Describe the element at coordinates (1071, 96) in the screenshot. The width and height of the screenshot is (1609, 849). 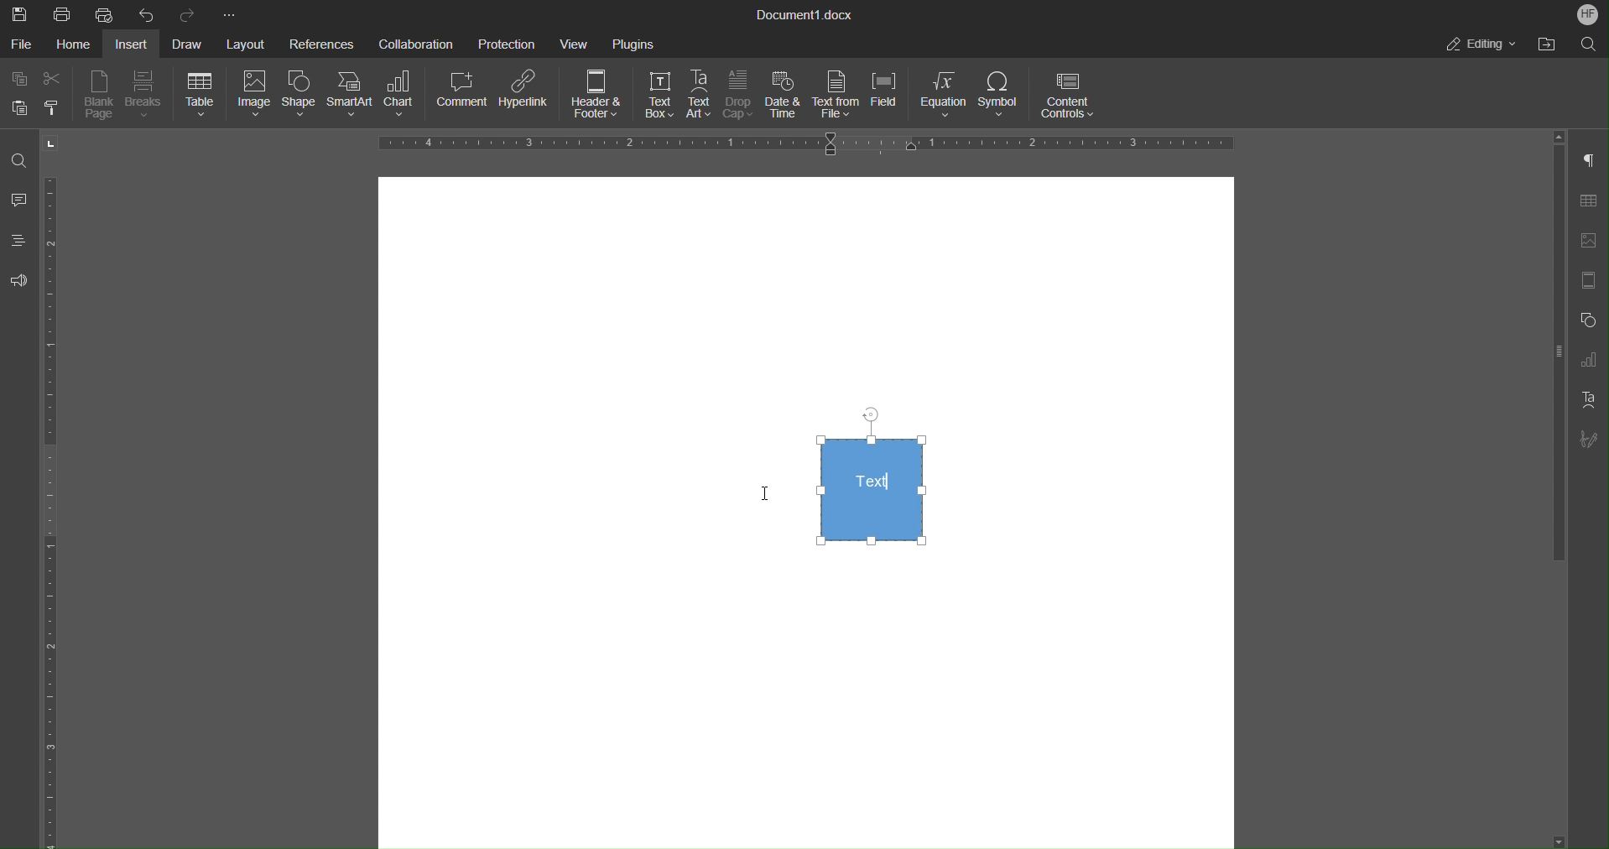
I see `Content Controls` at that location.